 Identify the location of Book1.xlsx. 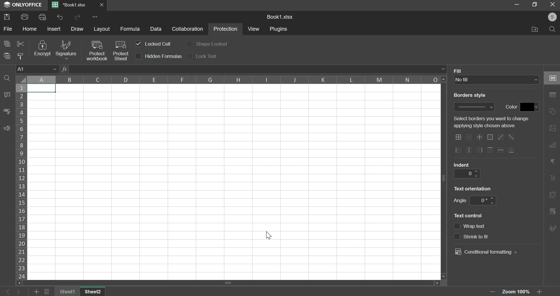
(71, 5).